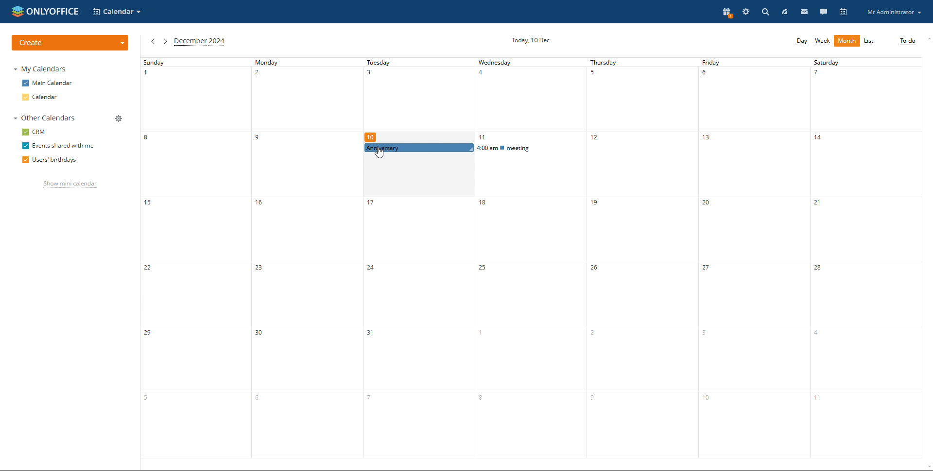 The height and width of the screenshot is (471, 933). Describe the element at coordinates (641, 258) in the screenshot. I see `thursday` at that location.